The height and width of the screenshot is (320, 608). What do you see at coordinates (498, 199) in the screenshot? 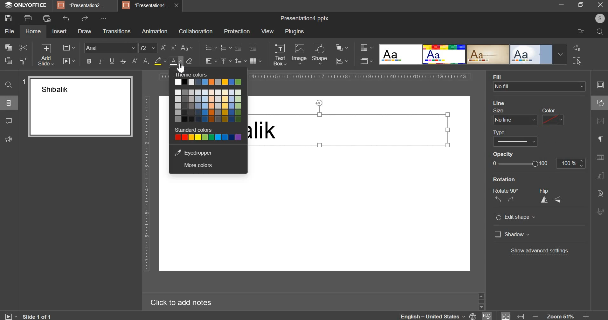
I see `left` at bounding box center [498, 199].